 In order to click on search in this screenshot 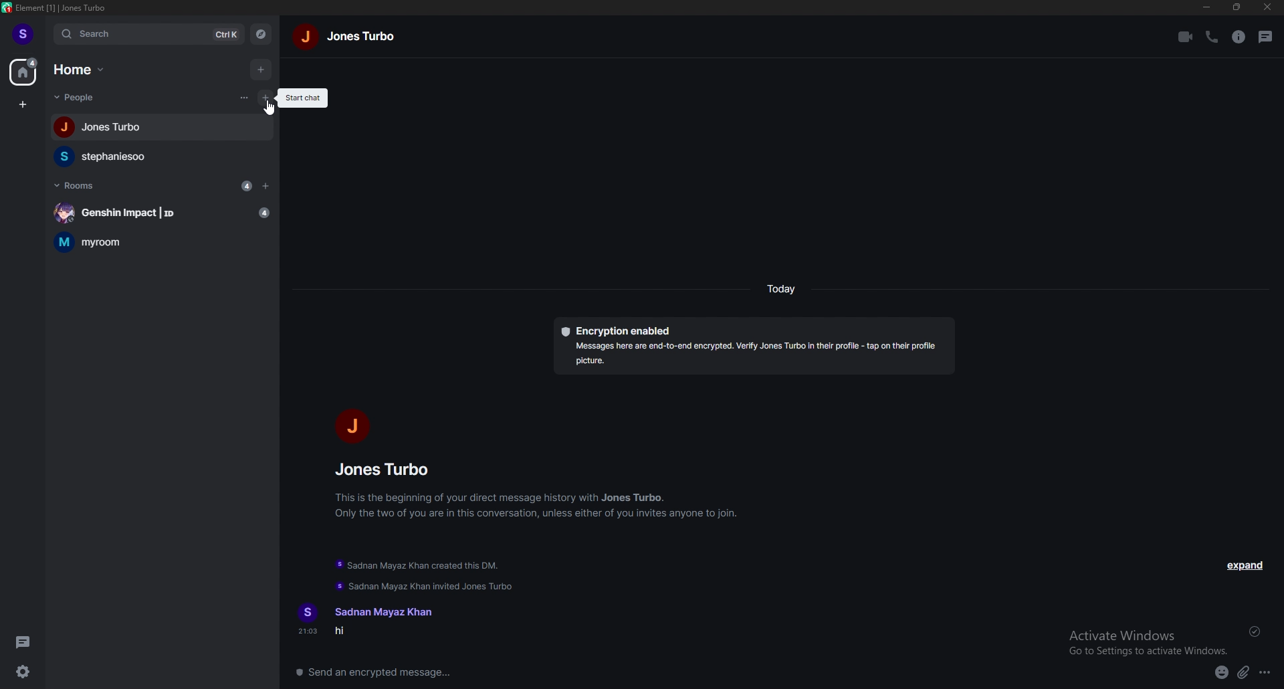, I will do `click(128, 34)`.